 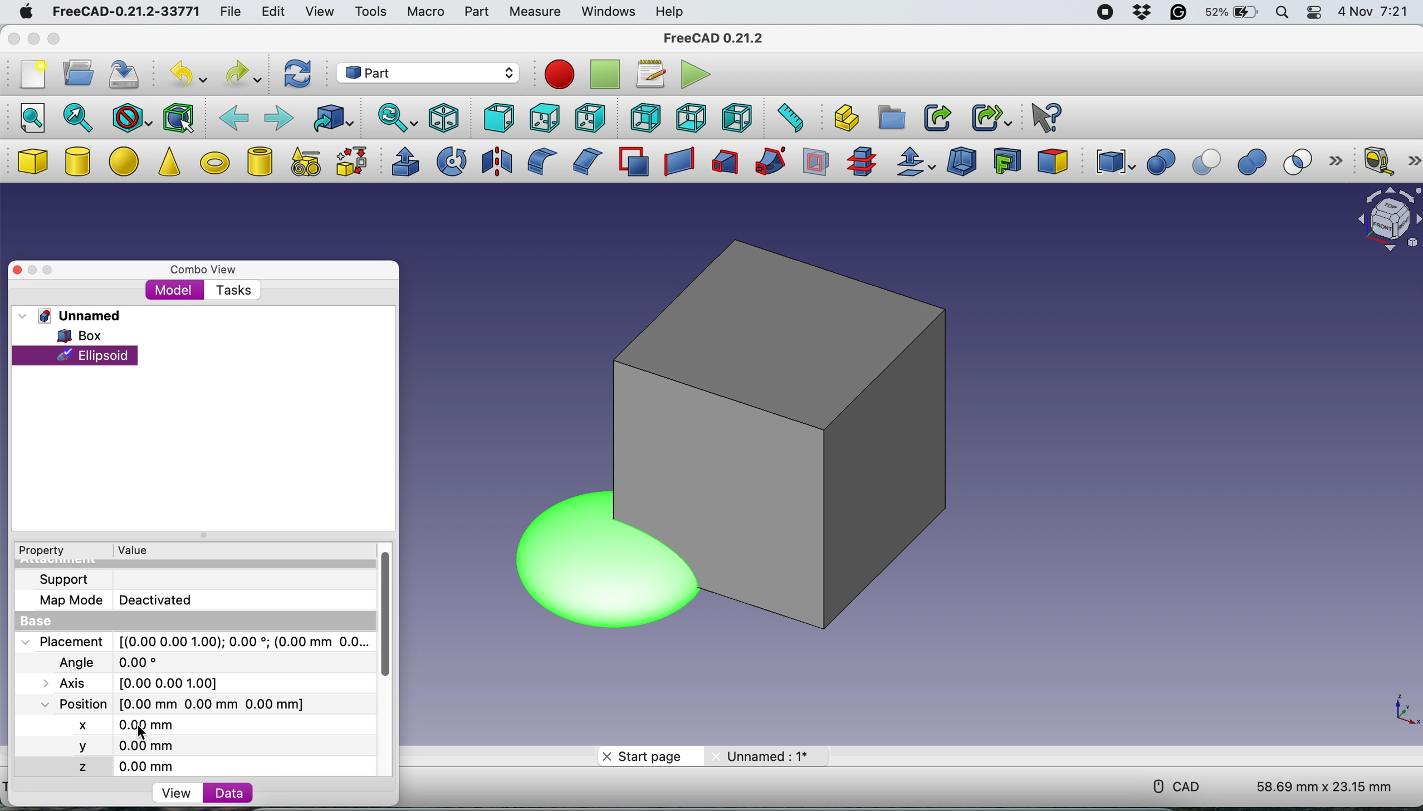 I want to click on extrude, so click(x=402, y=162).